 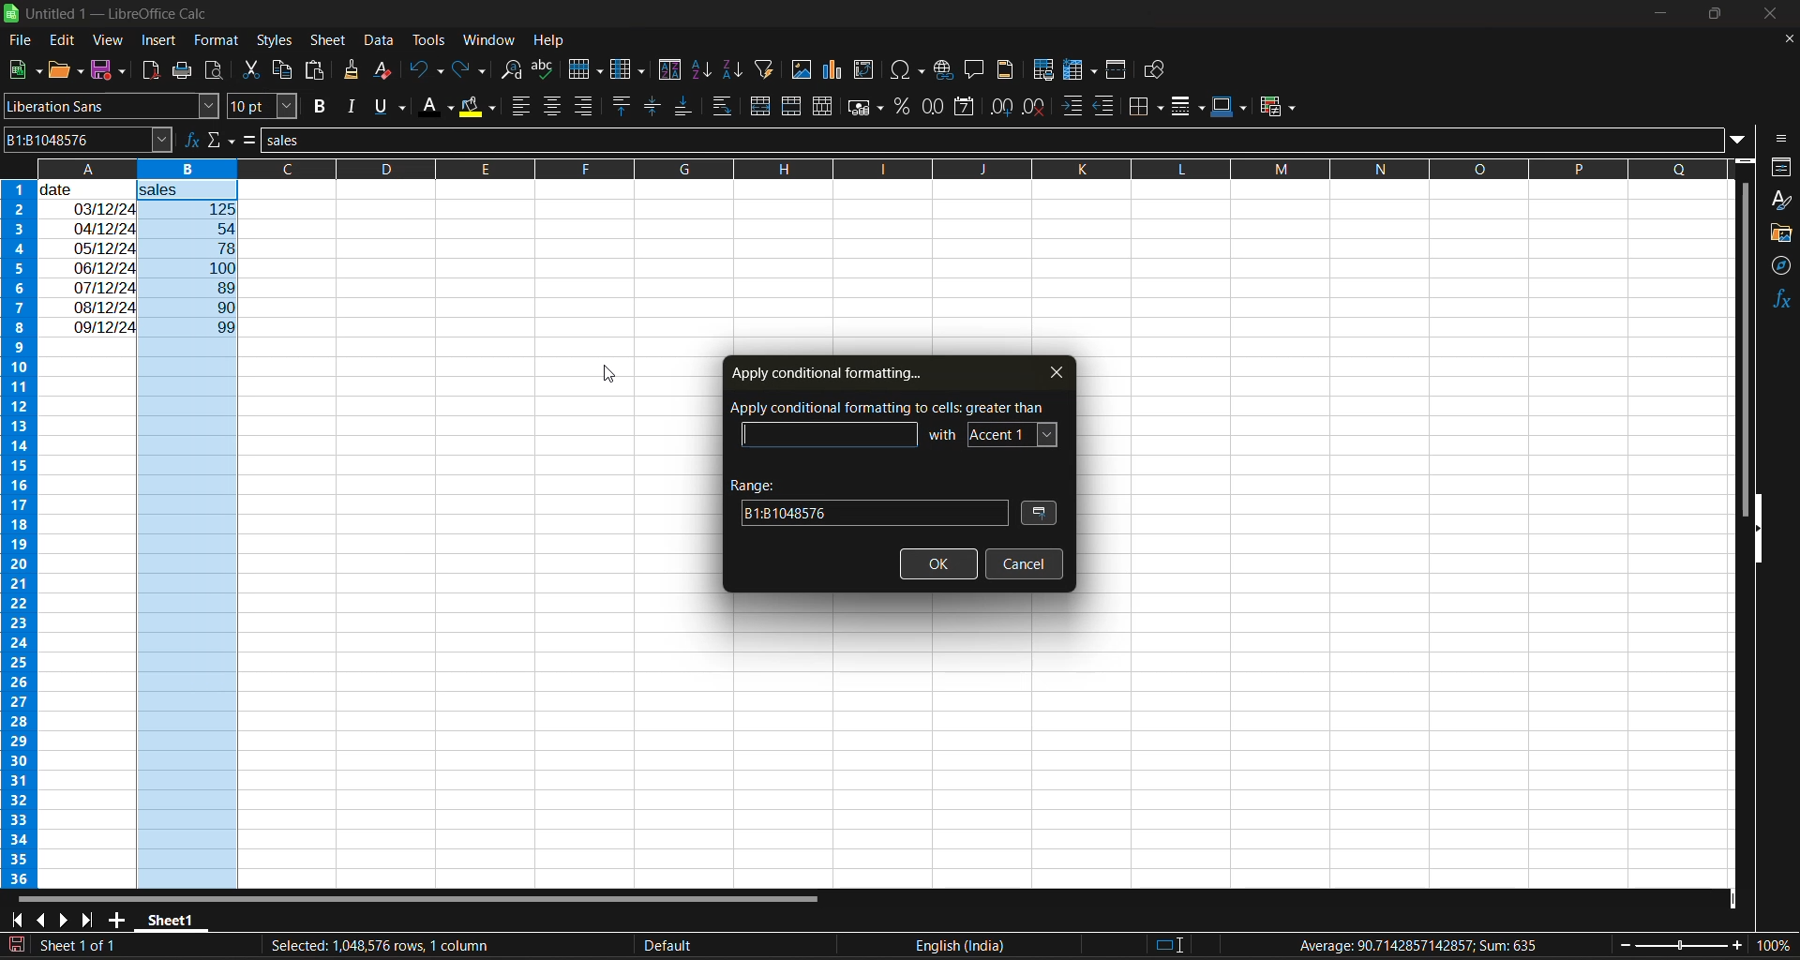 What do you see at coordinates (1158, 70) in the screenshot?
I see `show draw functions` at bounding box center [1158, 70].